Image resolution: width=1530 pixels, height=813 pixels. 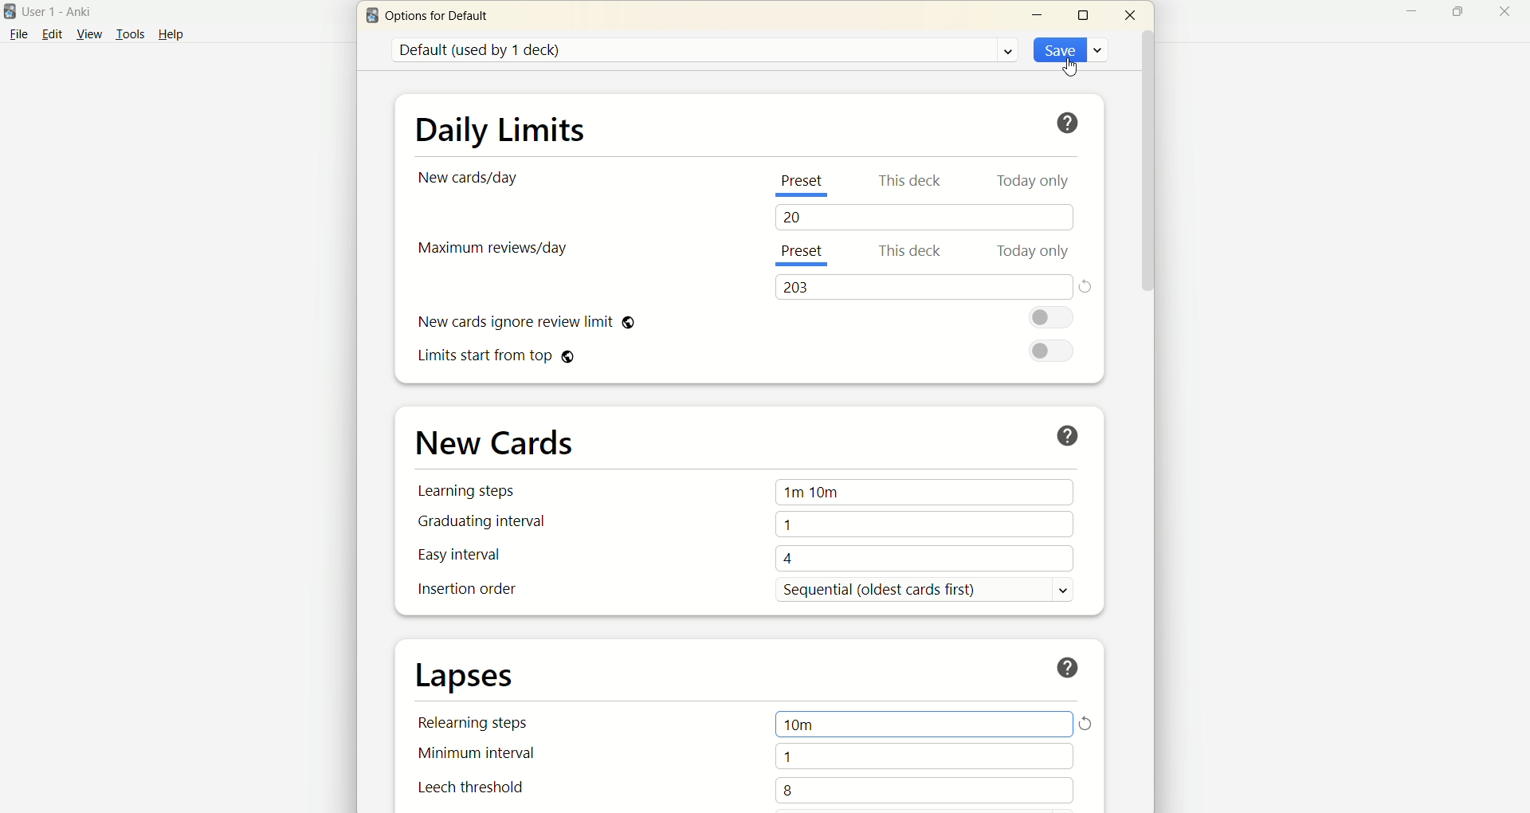 I want to click on present, so click(x=800, y=187).